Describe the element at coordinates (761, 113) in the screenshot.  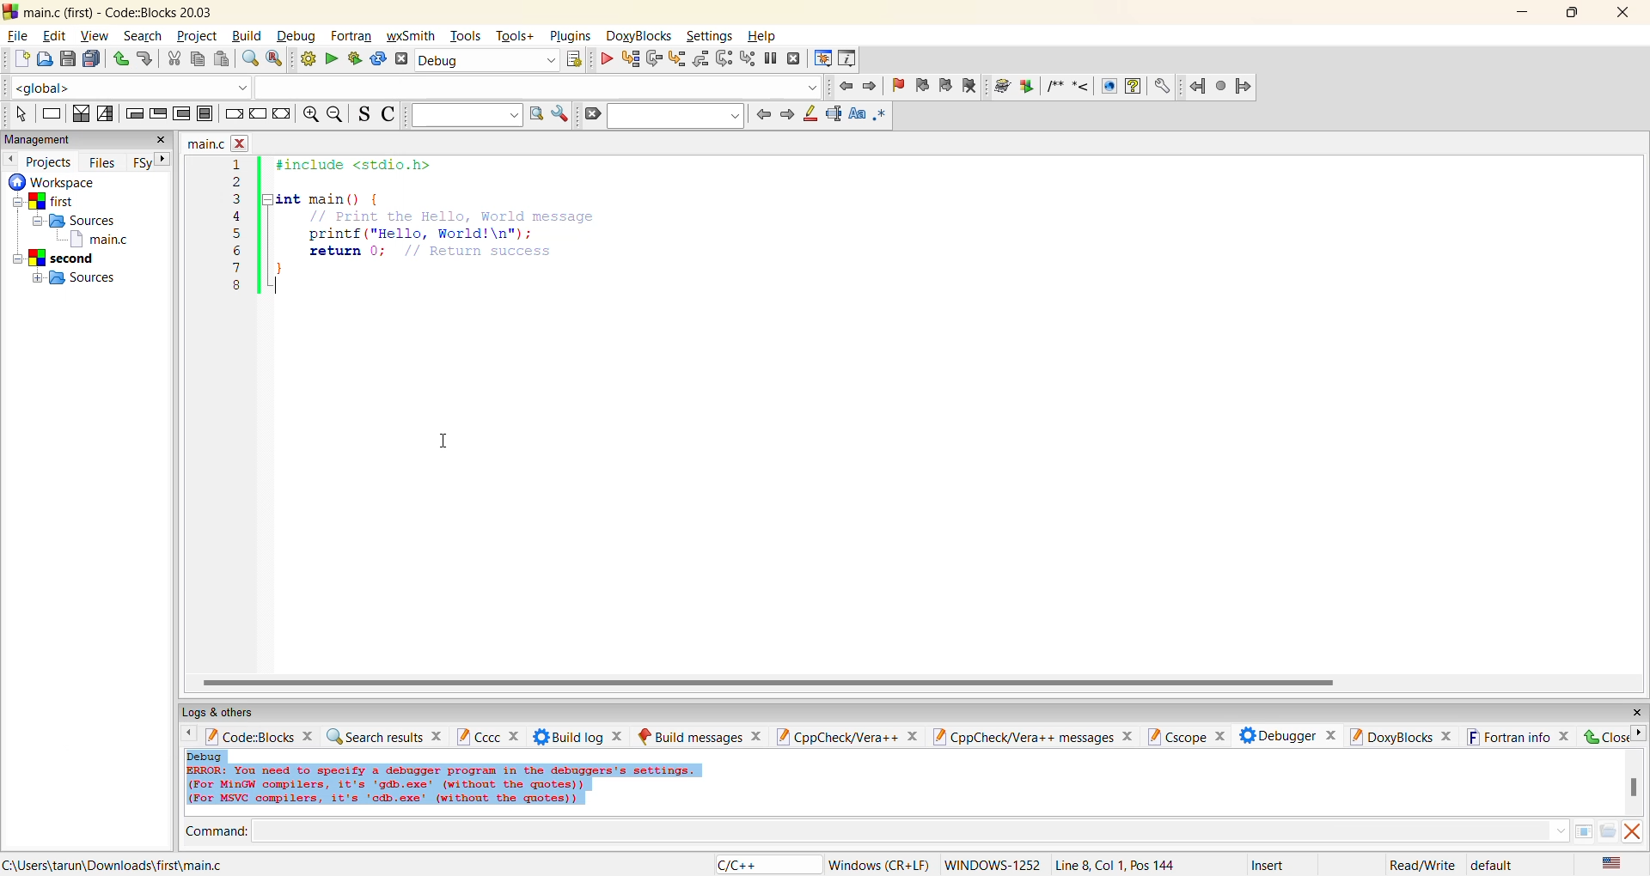
I see `previous` at that location.